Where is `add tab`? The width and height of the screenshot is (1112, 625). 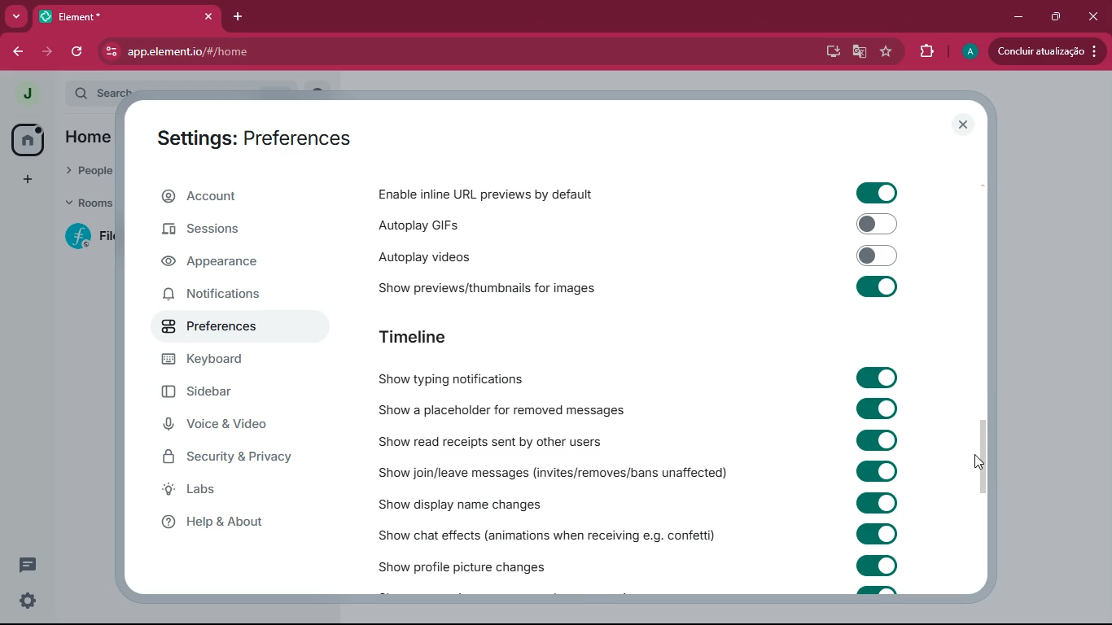
add tab is located at coordinates (239, 16).